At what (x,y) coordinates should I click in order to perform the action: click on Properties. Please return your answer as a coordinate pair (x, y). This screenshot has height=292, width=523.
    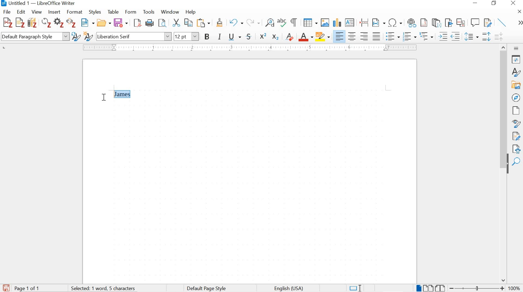
    Looking at the image, I should click on (517, 59).